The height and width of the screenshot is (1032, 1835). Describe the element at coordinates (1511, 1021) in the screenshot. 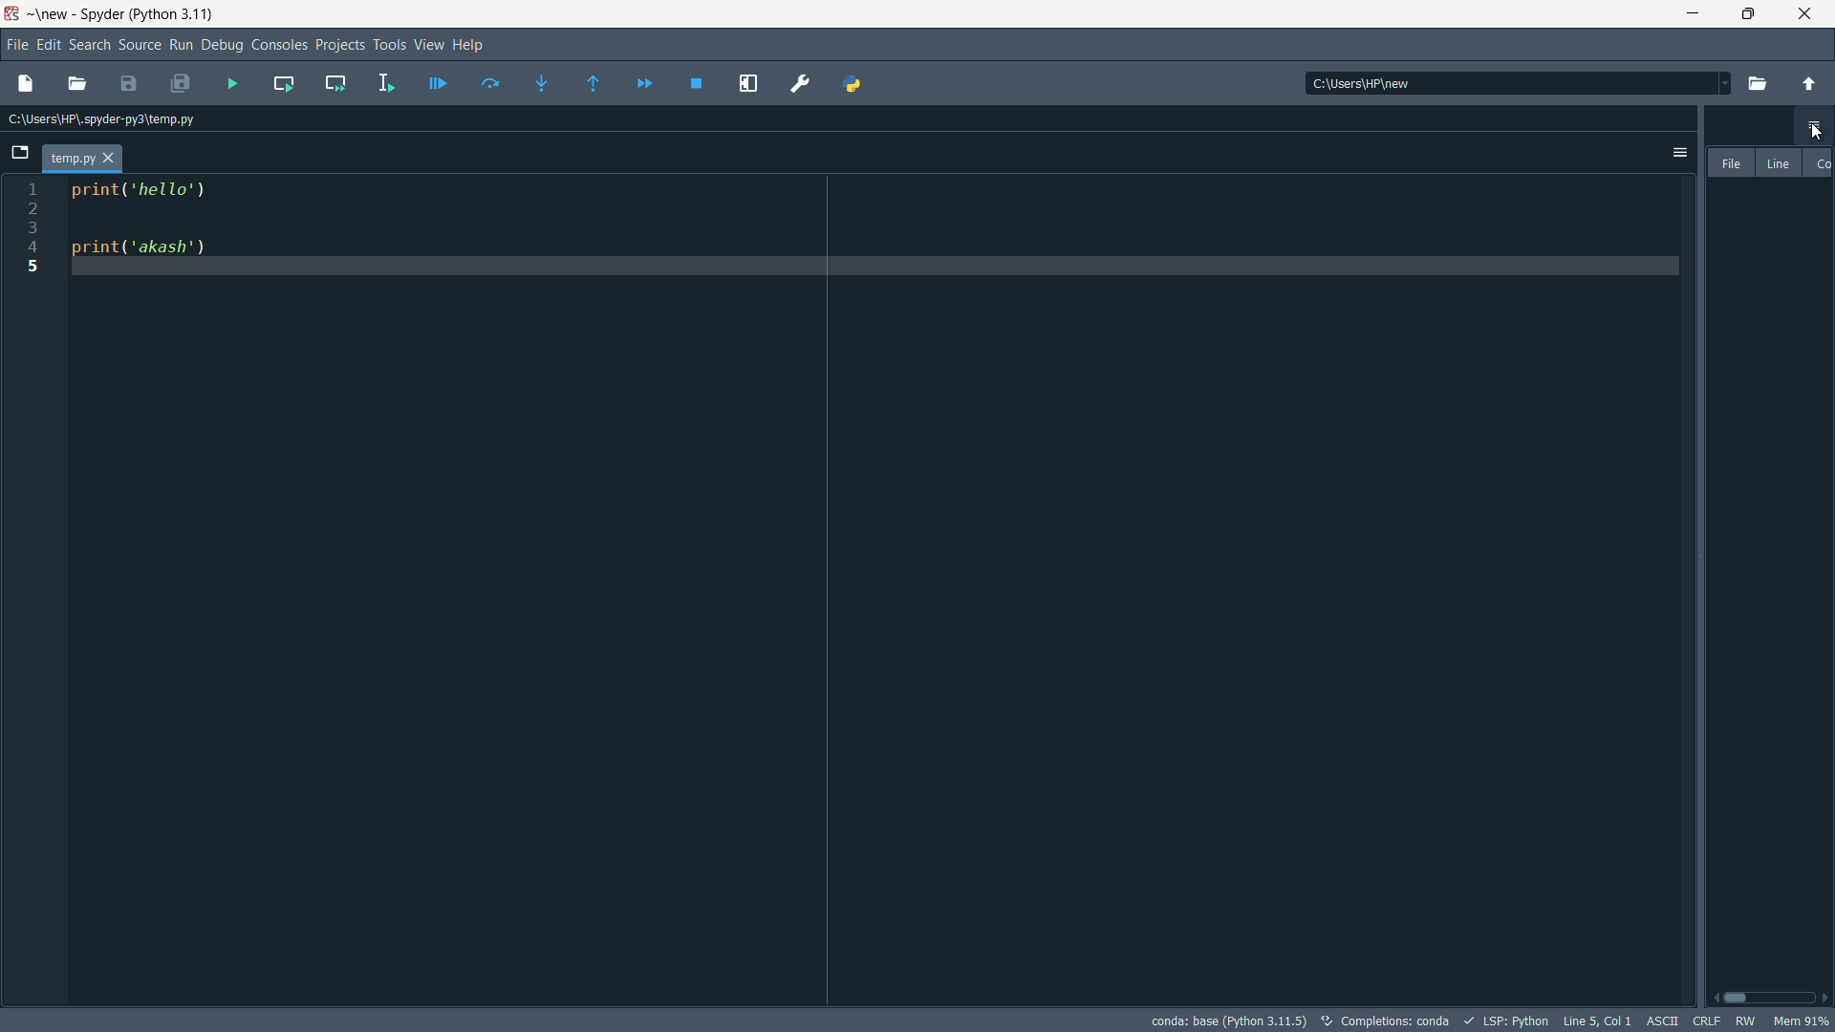

I see `LSP:Python` at that location.